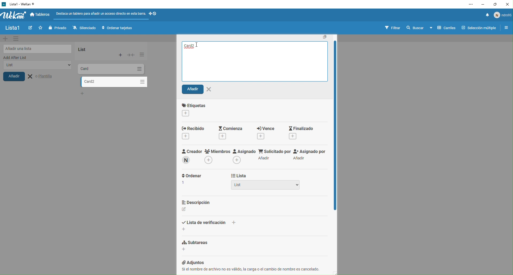 The image size is (513, 275). What do you see at coordinates (243, 154) in the screenshot?
I see `asignado` at bounding box center [243, 154].